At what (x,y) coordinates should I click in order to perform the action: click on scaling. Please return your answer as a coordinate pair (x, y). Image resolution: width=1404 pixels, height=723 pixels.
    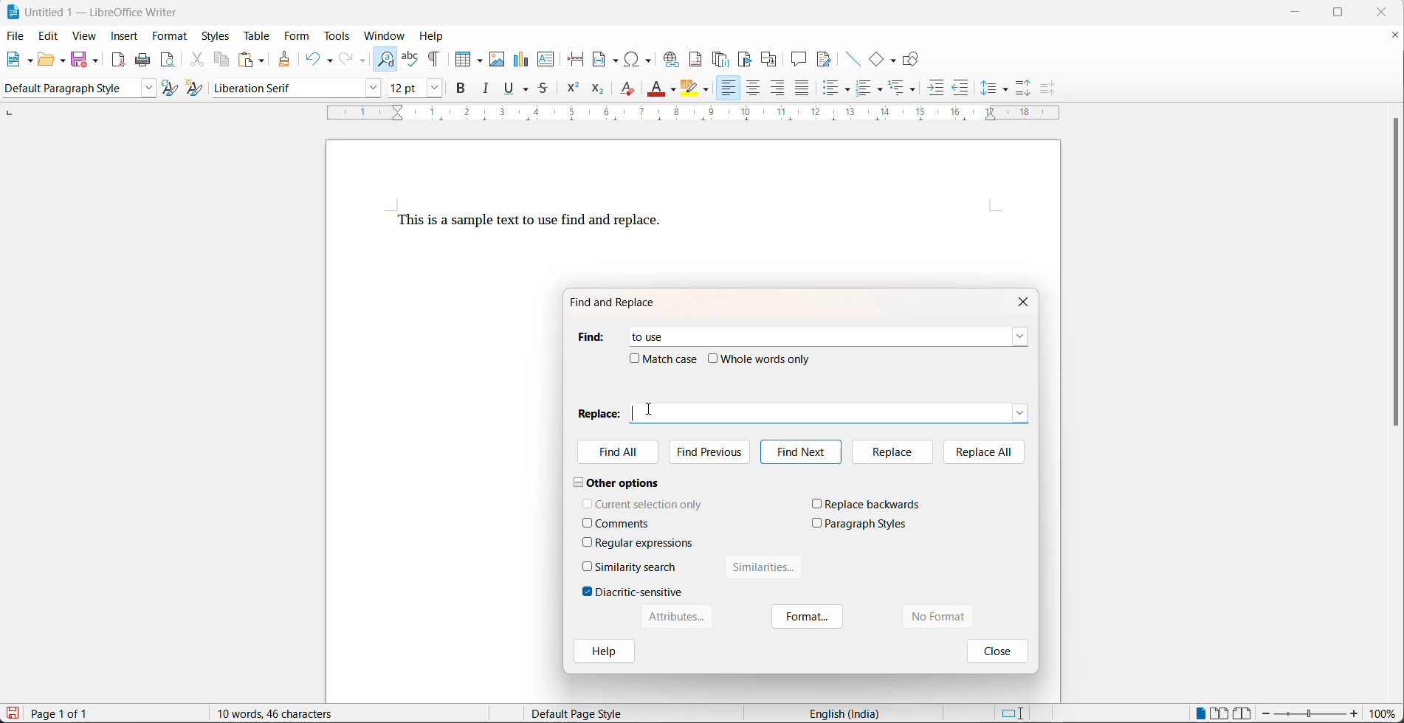
    Looking at the image, I should click on (704, 114).